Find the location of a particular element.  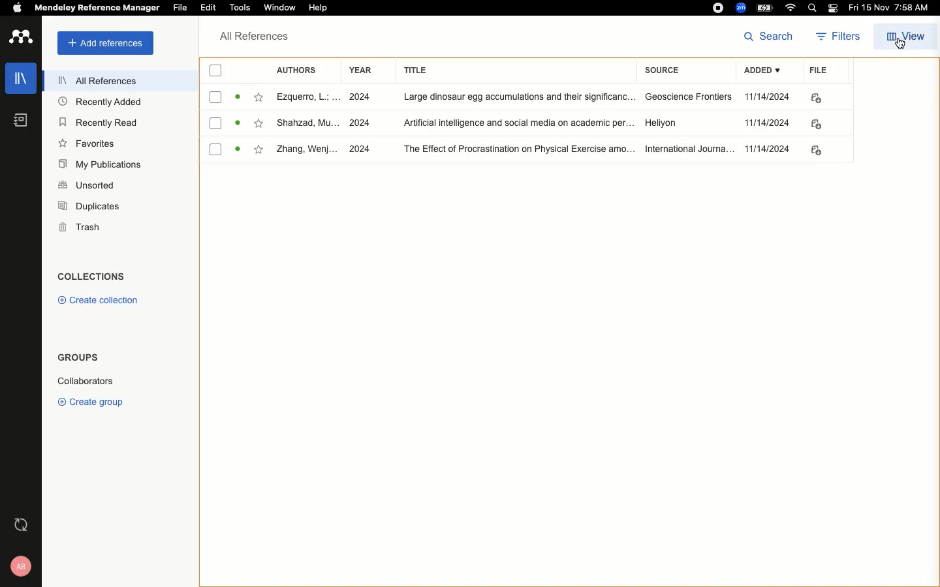

Search is located at coordinates (810, 8).